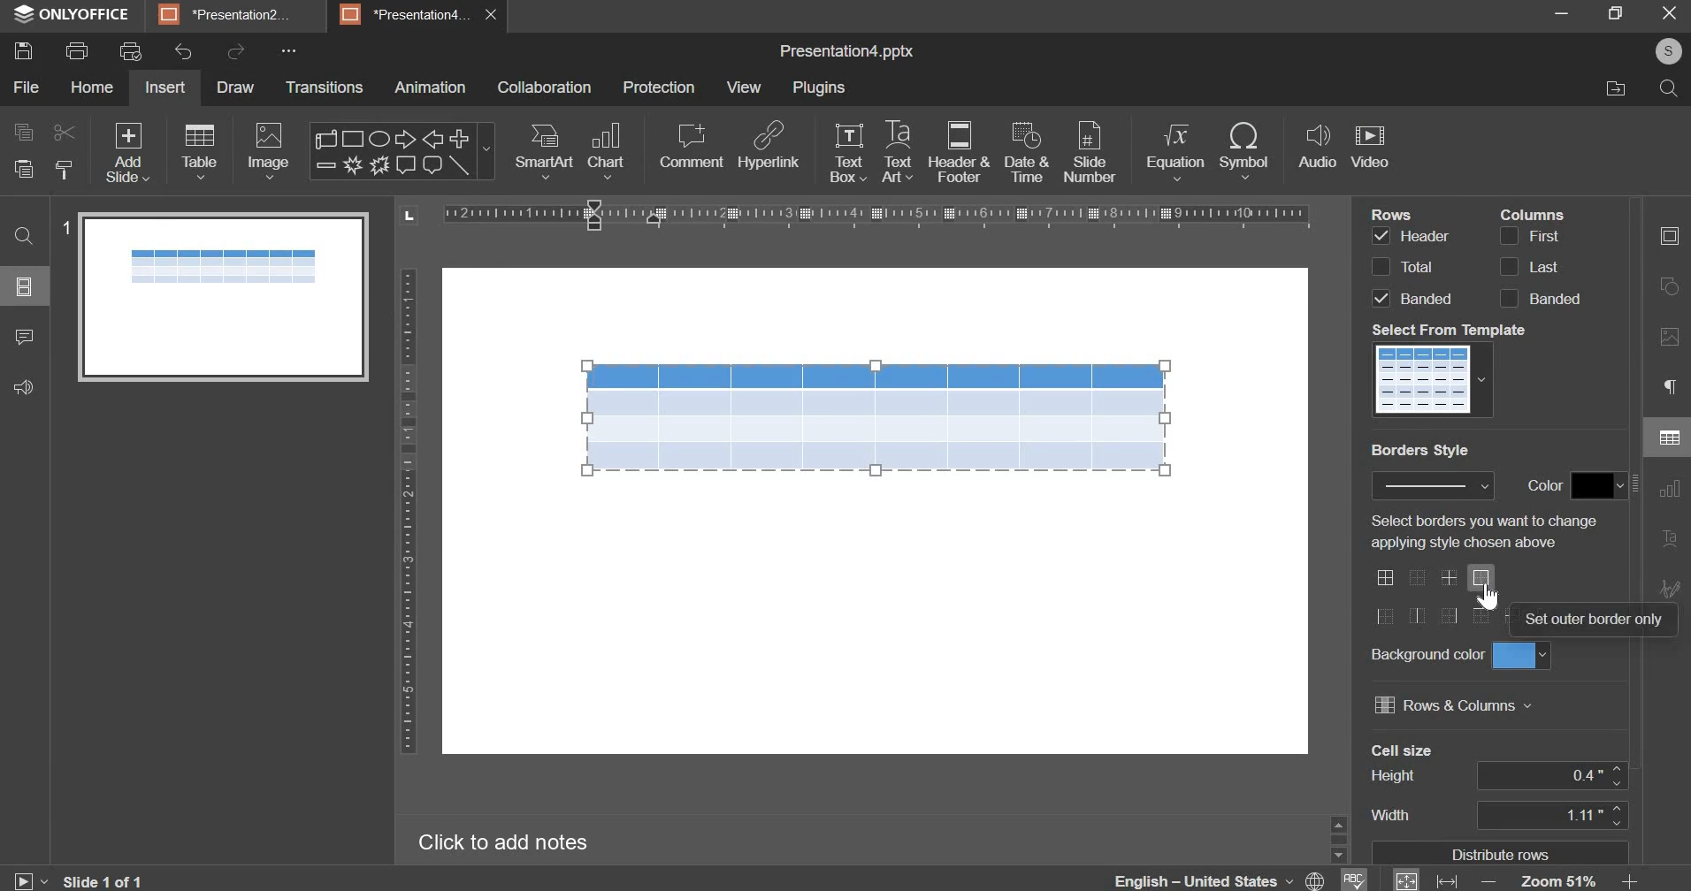 Image resolution: width=1691 pixels, height=891 pixels. What do you see at coordinates (1426, 238) in the screenshot?
I see `header` at bounding box center [1426, 238].